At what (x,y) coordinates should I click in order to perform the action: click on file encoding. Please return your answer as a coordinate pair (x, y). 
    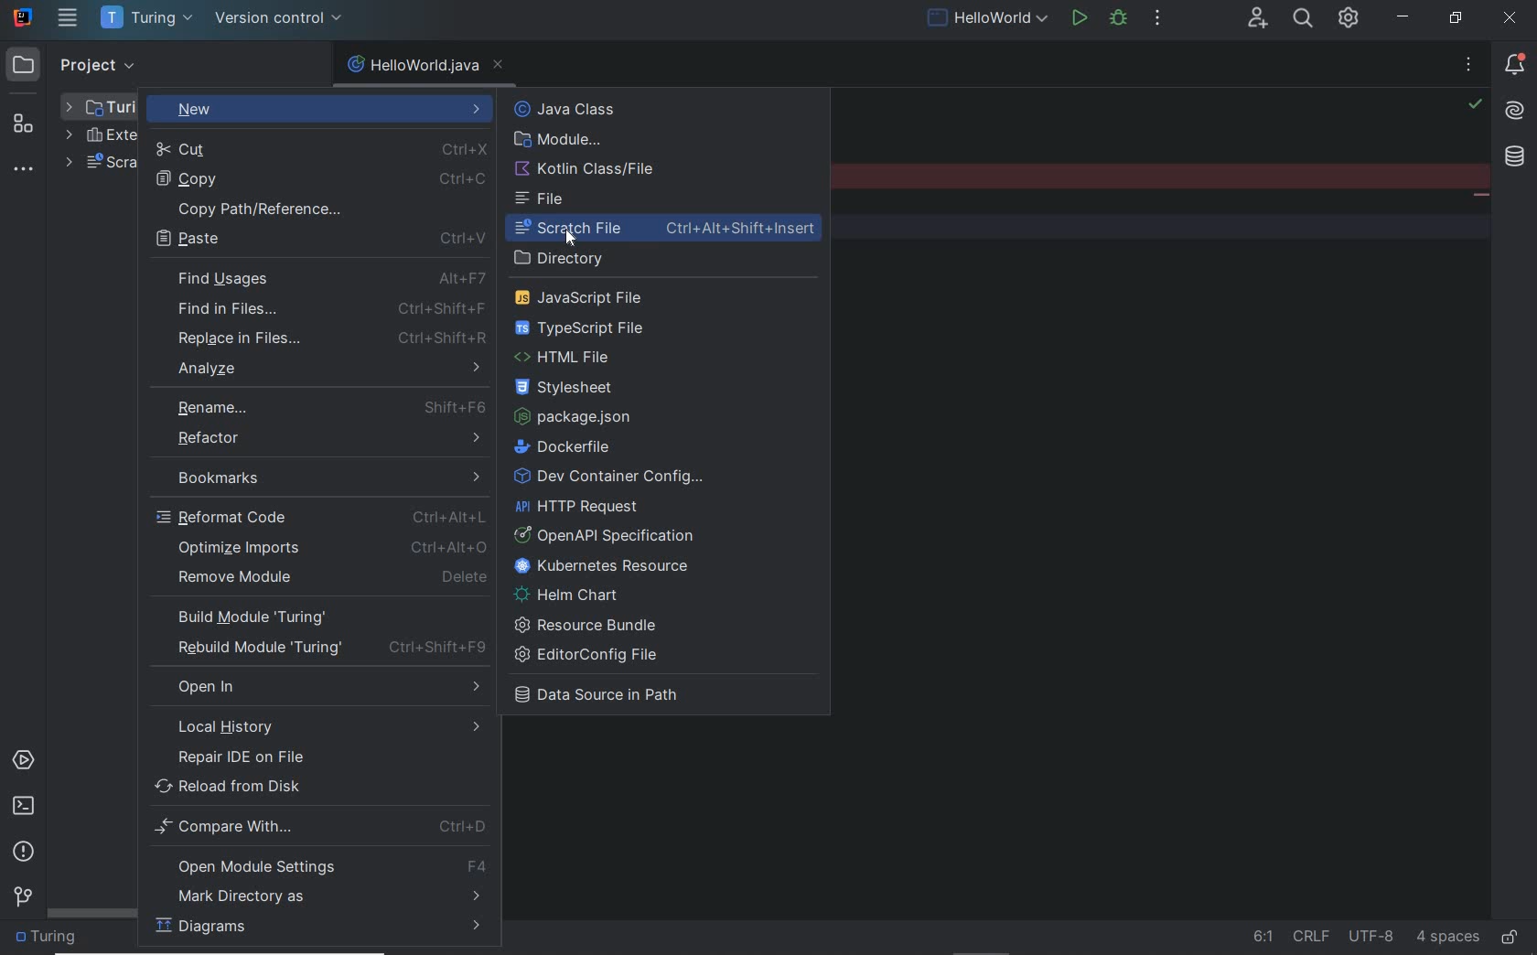
    Looking at the image, I should click on (1371, 937).